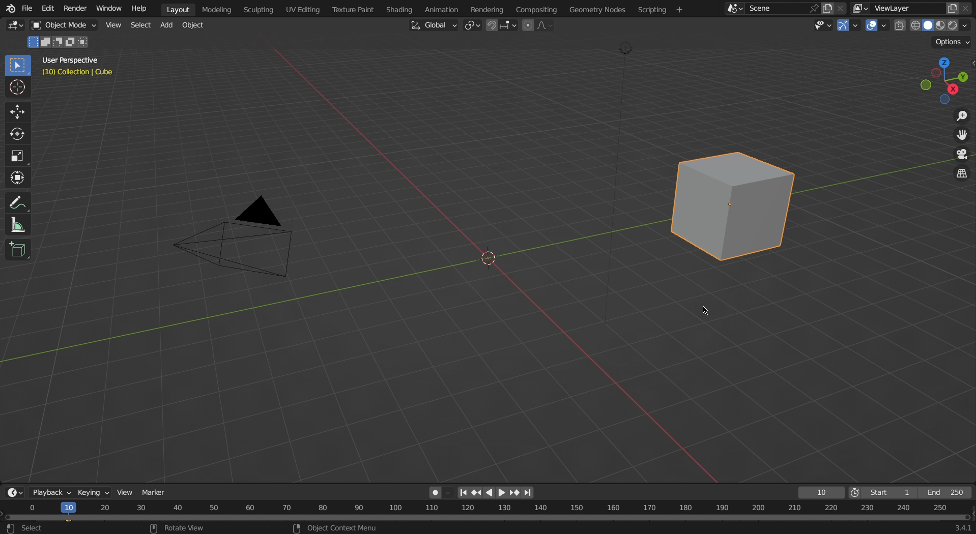 The height and width of the screenshot is (534, 976). I want to click on Object, so click(195, 25).